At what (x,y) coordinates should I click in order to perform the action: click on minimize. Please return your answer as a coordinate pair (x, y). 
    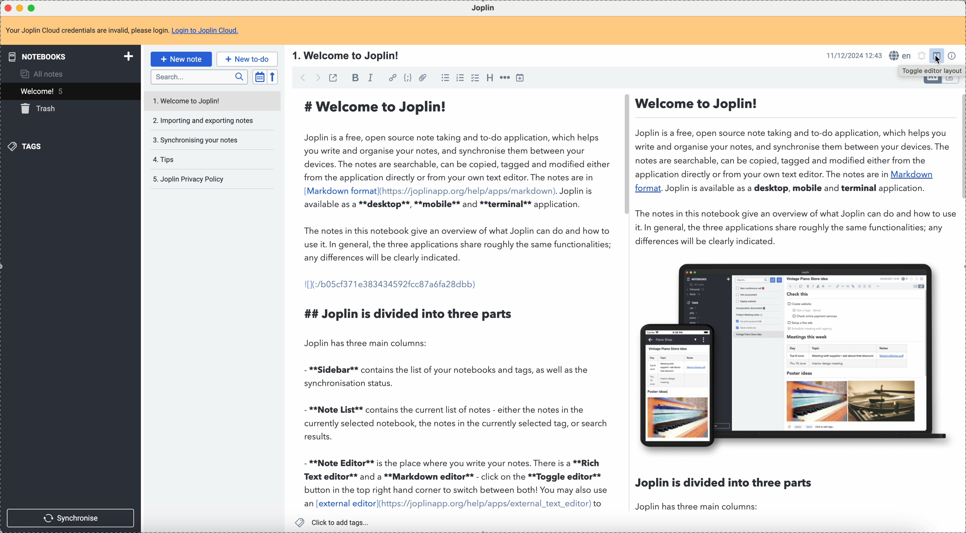
    Looking at the image, I should click on (20, 7).